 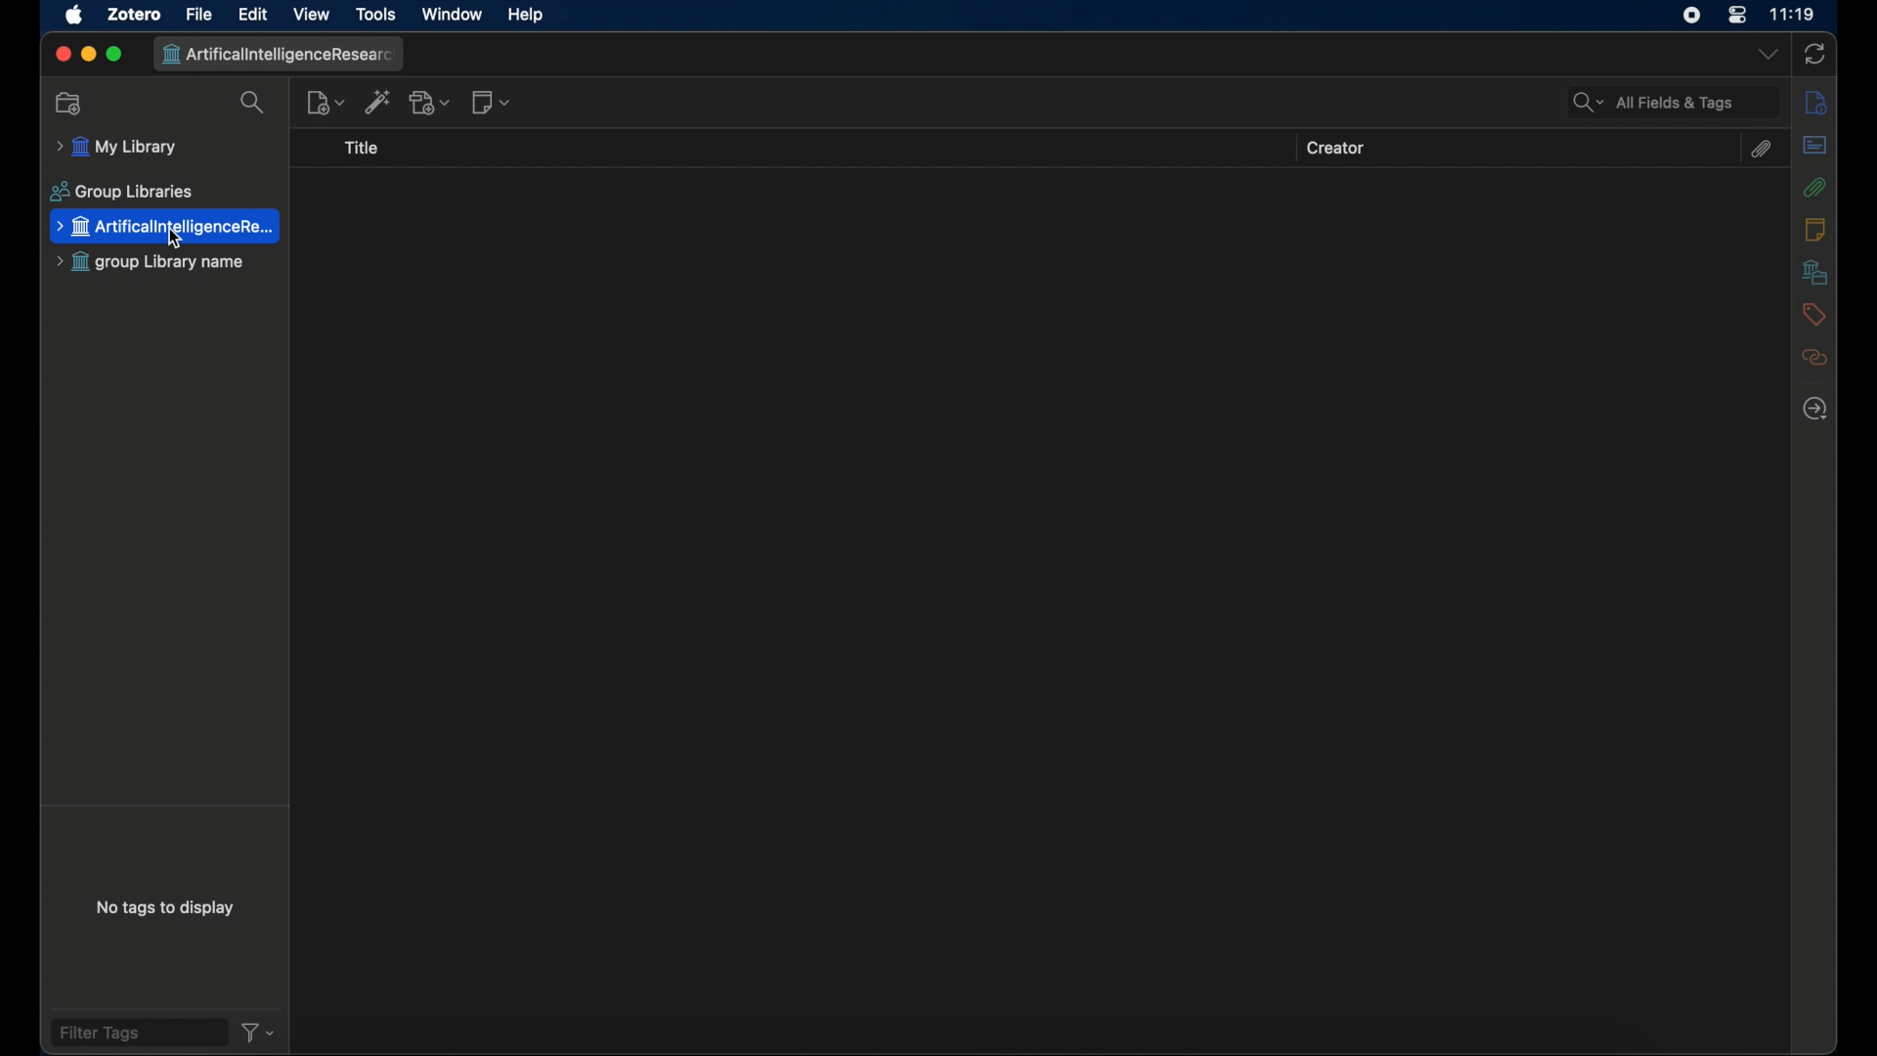 What do you see at coordinates (140, 1033) in the screenshot?
I see `filter tags field` at bounding box center [140, 1033].